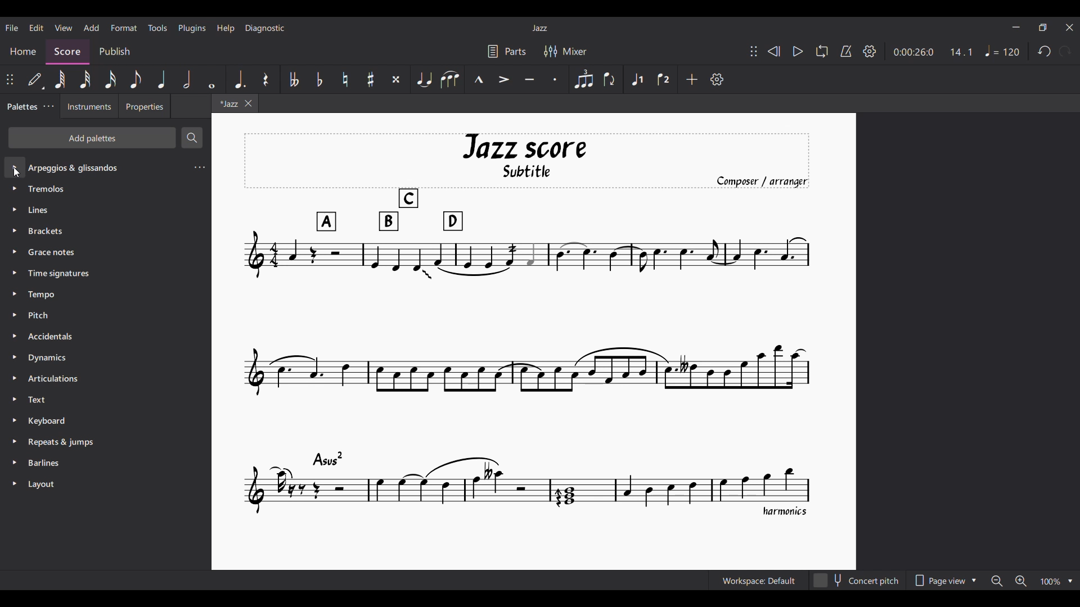 Image resolution: width=1080 pixels, height=607 pixels. Describe the element at coordinates (40, 484) in the screenshot. I see `Layout` at that location.